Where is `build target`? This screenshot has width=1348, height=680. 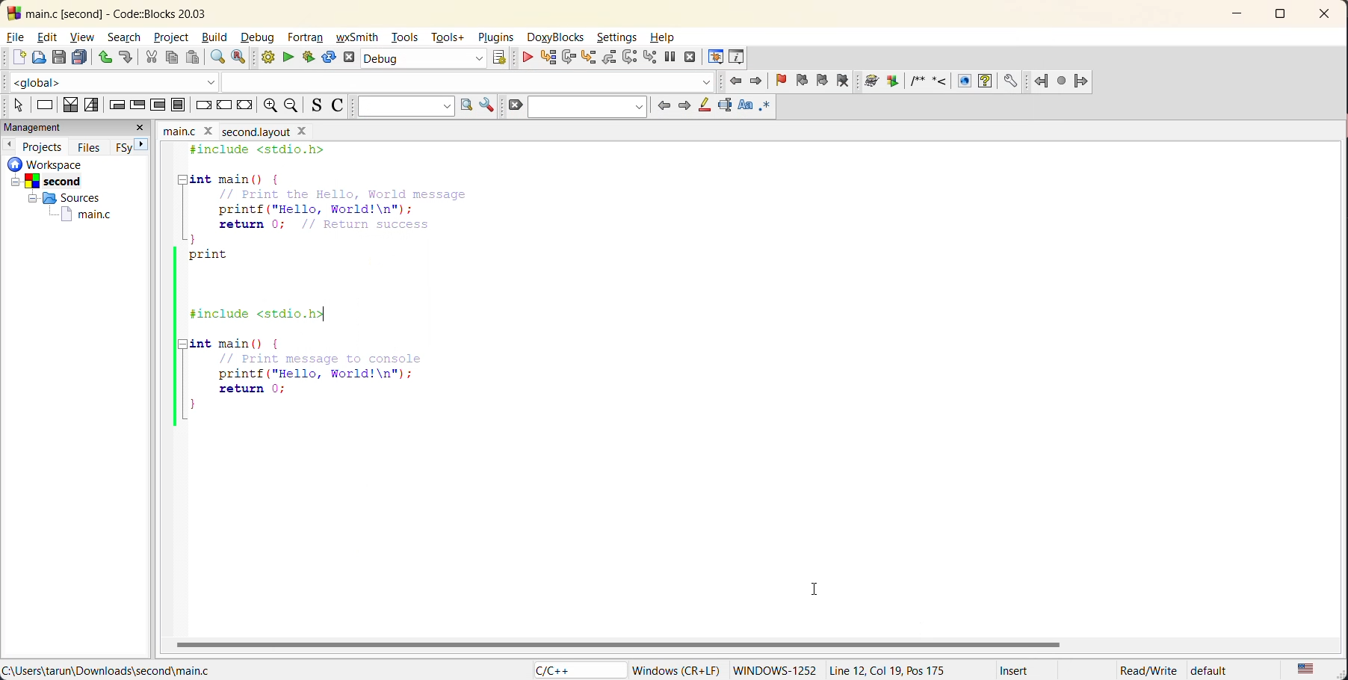
build target is located at coordinates (424, 59).